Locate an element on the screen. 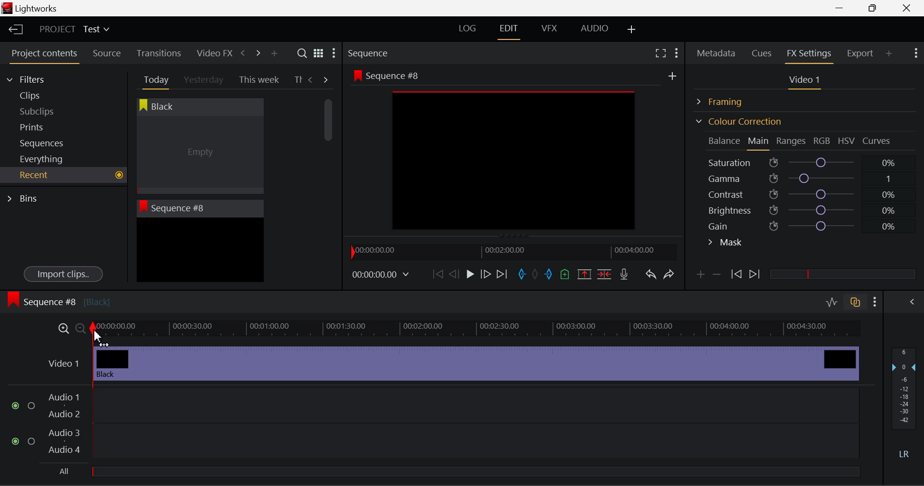  Project contents is located at coordinates (44, 55).